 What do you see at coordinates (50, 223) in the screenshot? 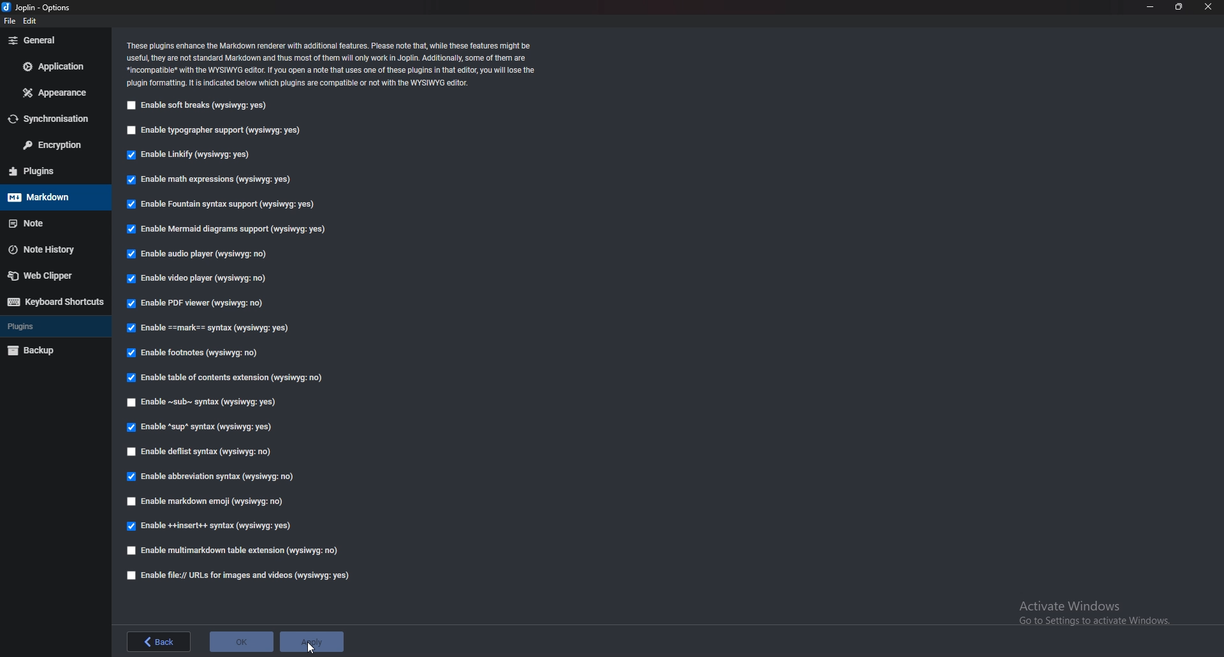
I see `note` at bounding box center [50, 223].